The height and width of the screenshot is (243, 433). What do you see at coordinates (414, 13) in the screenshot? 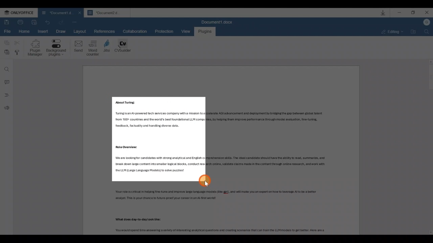
I see `Maximize` at bounding box center [414, 13].